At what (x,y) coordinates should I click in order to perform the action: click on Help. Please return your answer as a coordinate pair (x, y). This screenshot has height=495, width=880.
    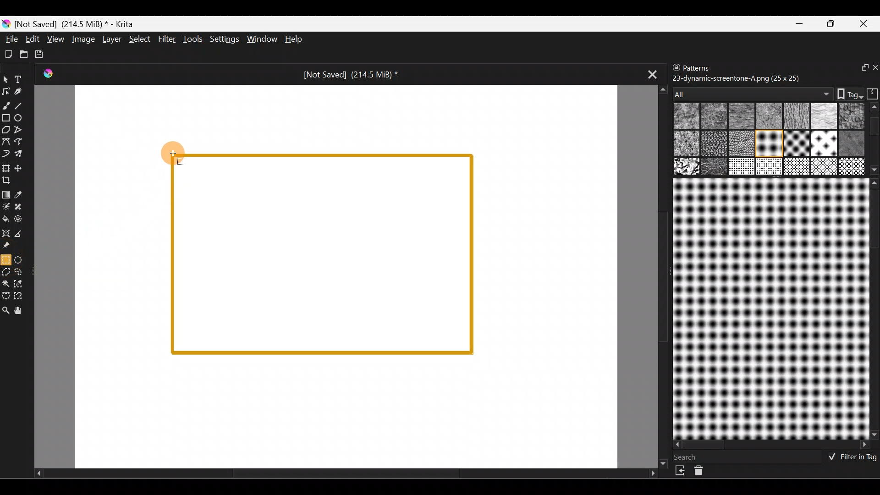
    Looking at the image, I should click on (295, 38).